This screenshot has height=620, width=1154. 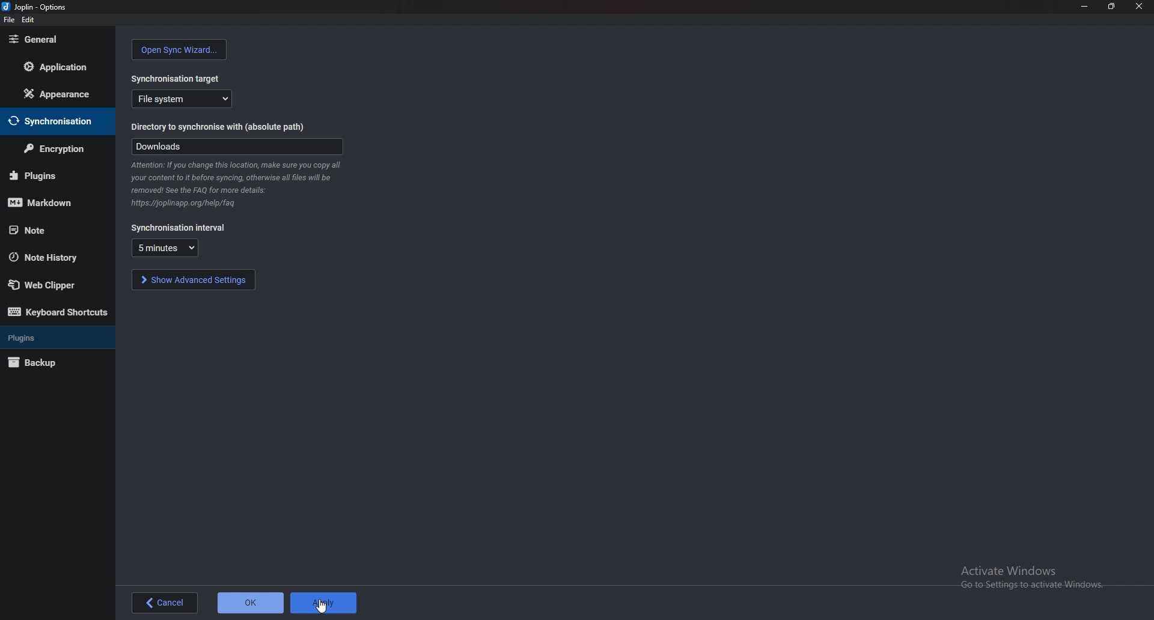 What do you see at coordinates (1113, 7) in the screenshot?
I see `Resize` at bounding box center [1113, 7].